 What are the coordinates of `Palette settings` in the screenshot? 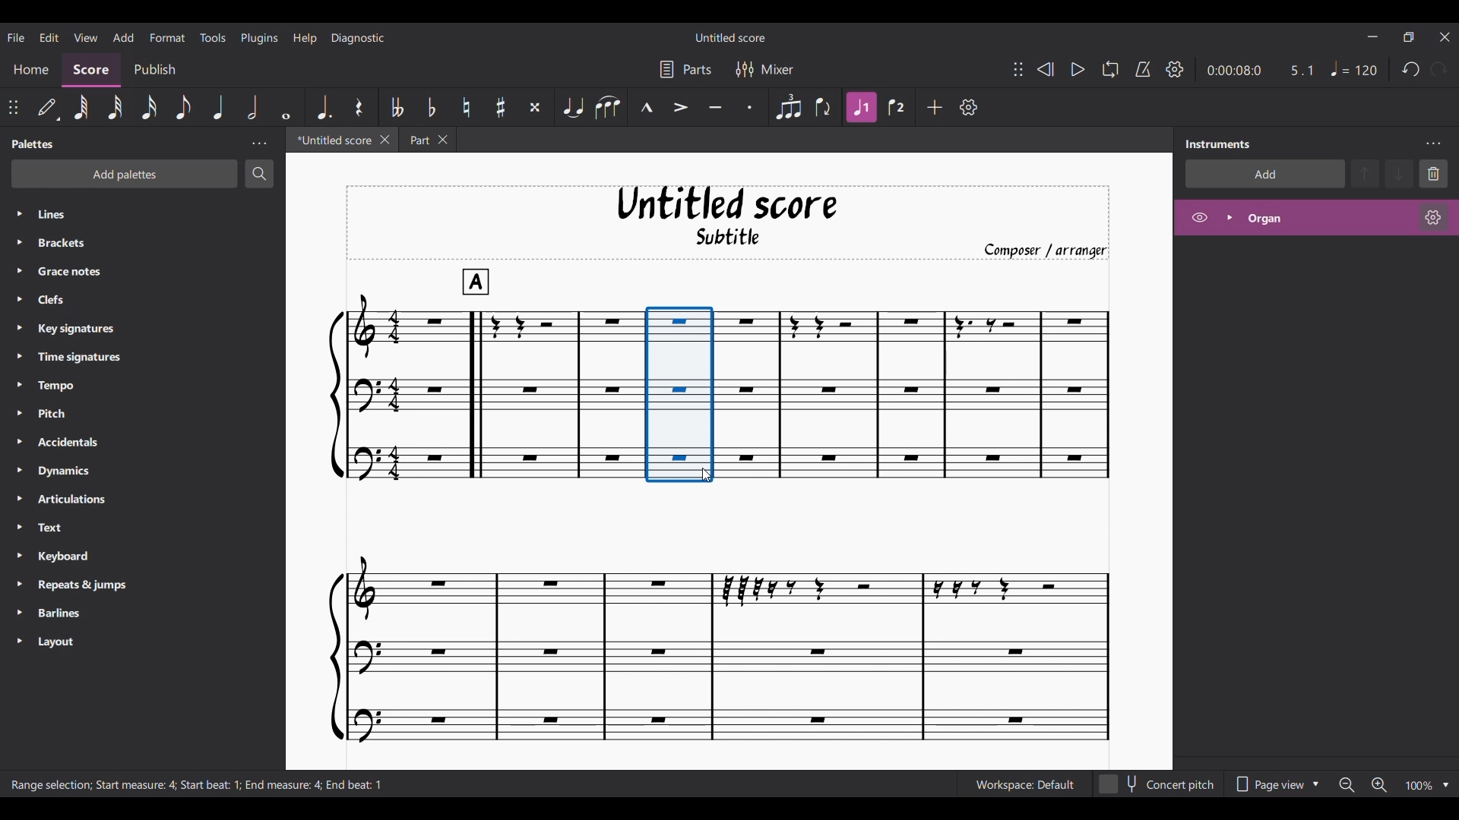 It's located at (258, 143).